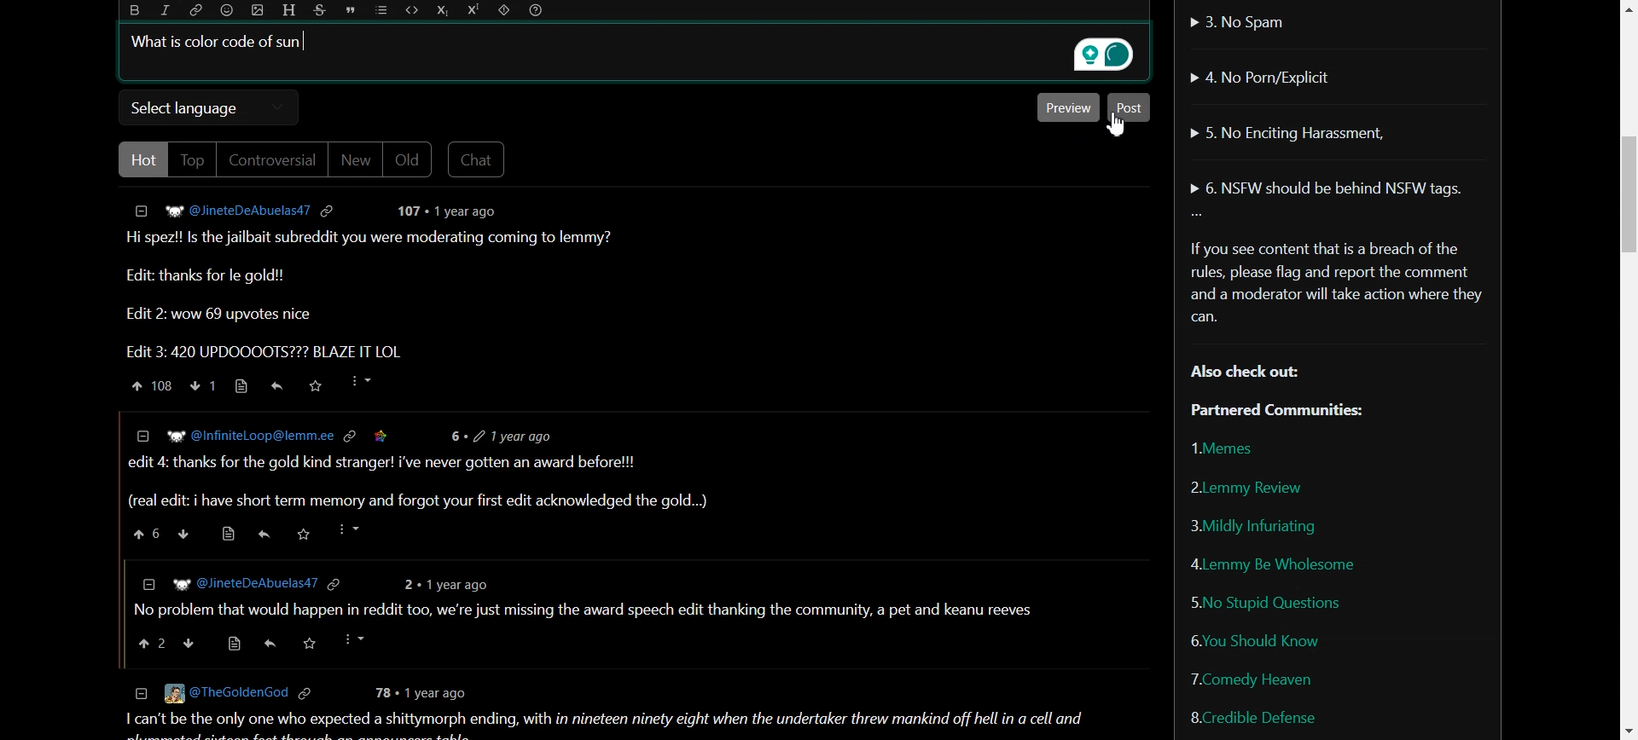 This screenshot has height=740, width=1638. What do you see at coordinates (264, 533) in the screenshot?
I see `reply` at bounding box center [264, 533].